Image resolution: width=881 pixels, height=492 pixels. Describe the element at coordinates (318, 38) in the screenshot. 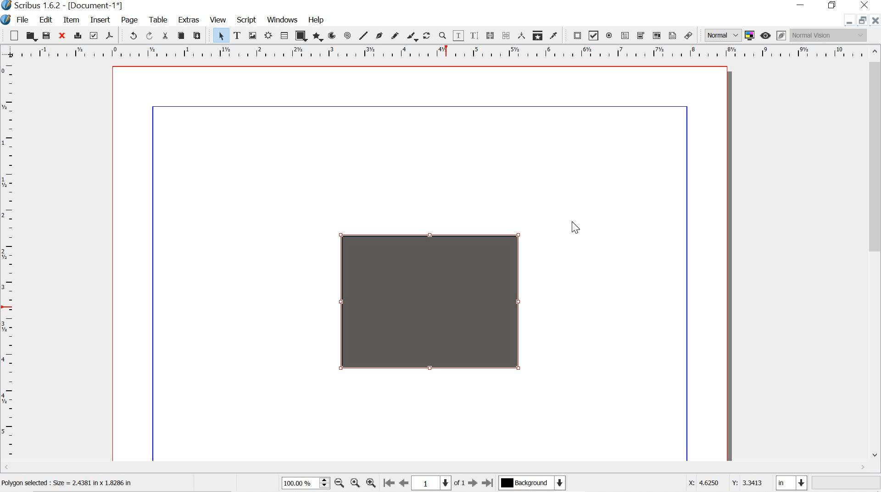

I see `polygon` at that location.